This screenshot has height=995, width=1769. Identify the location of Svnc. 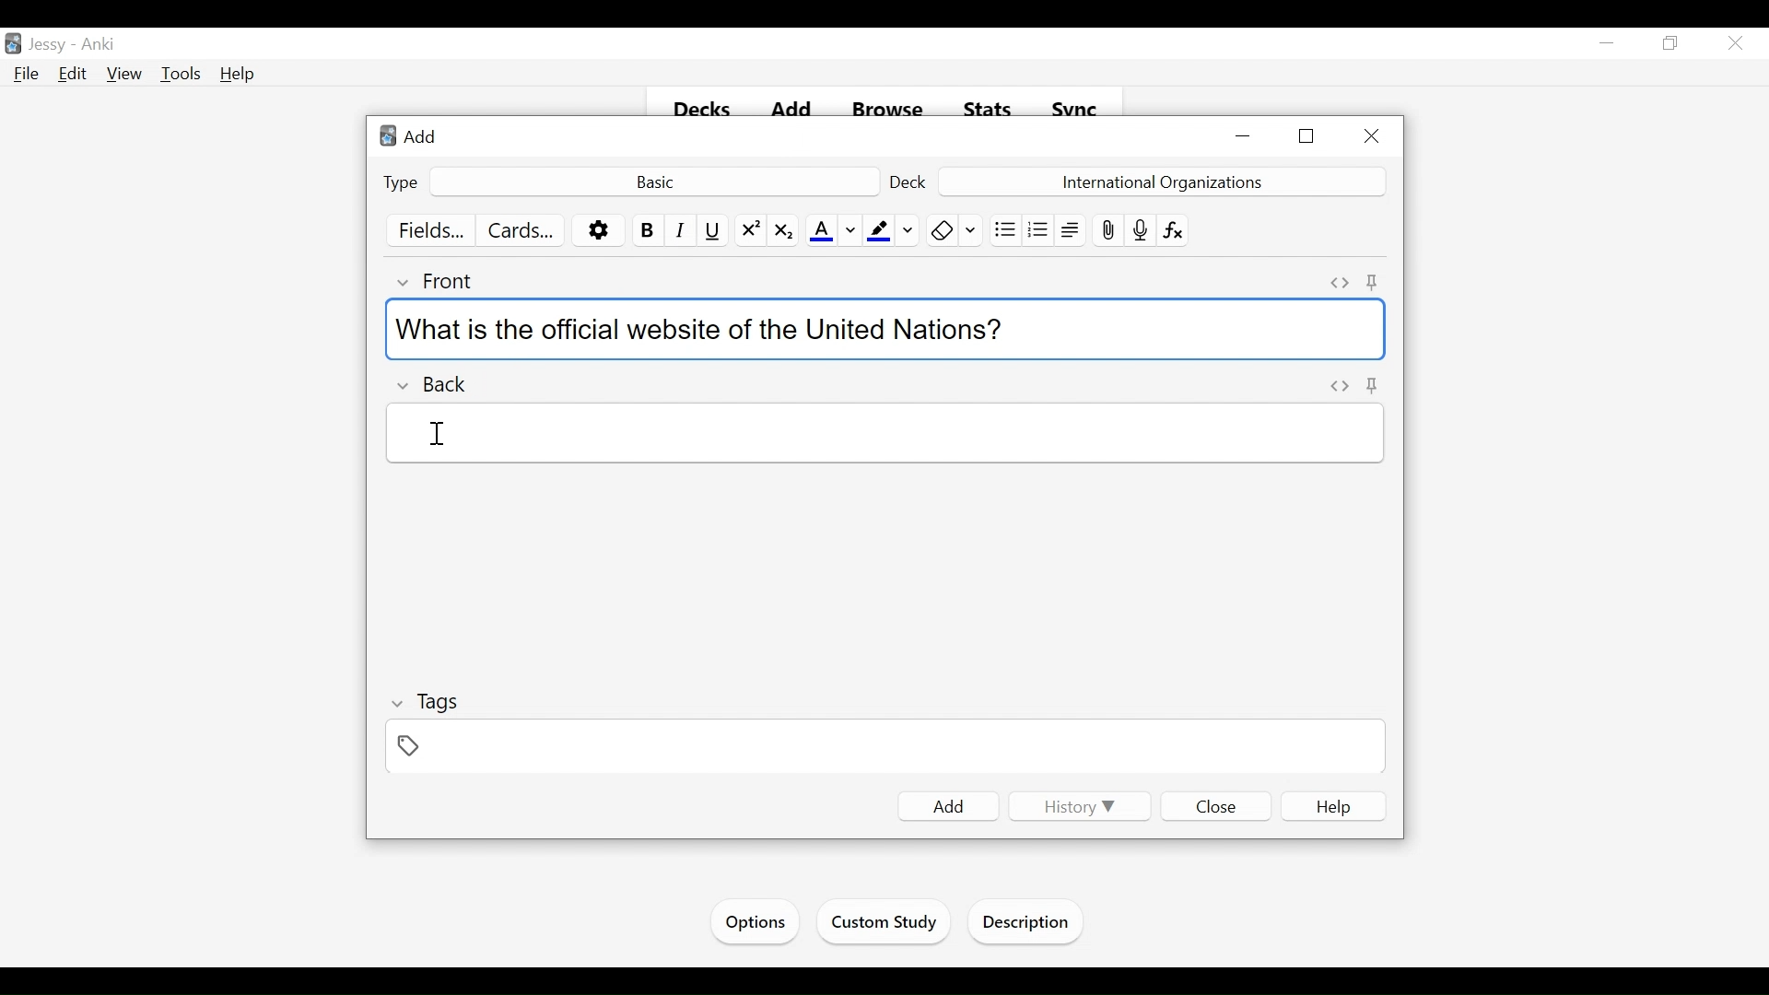
(1069, 104).